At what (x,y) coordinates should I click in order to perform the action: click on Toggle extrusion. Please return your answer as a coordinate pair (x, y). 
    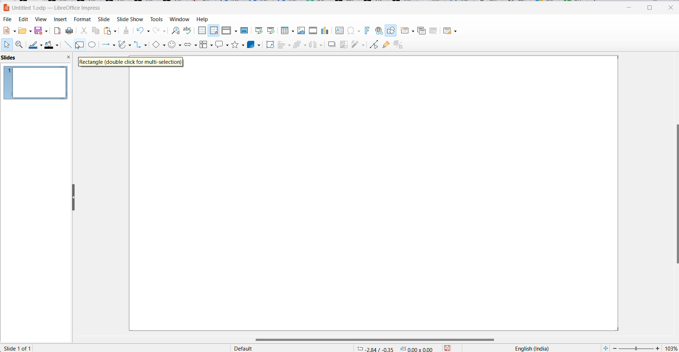
    Looking at the image, I should click on (400, 45).